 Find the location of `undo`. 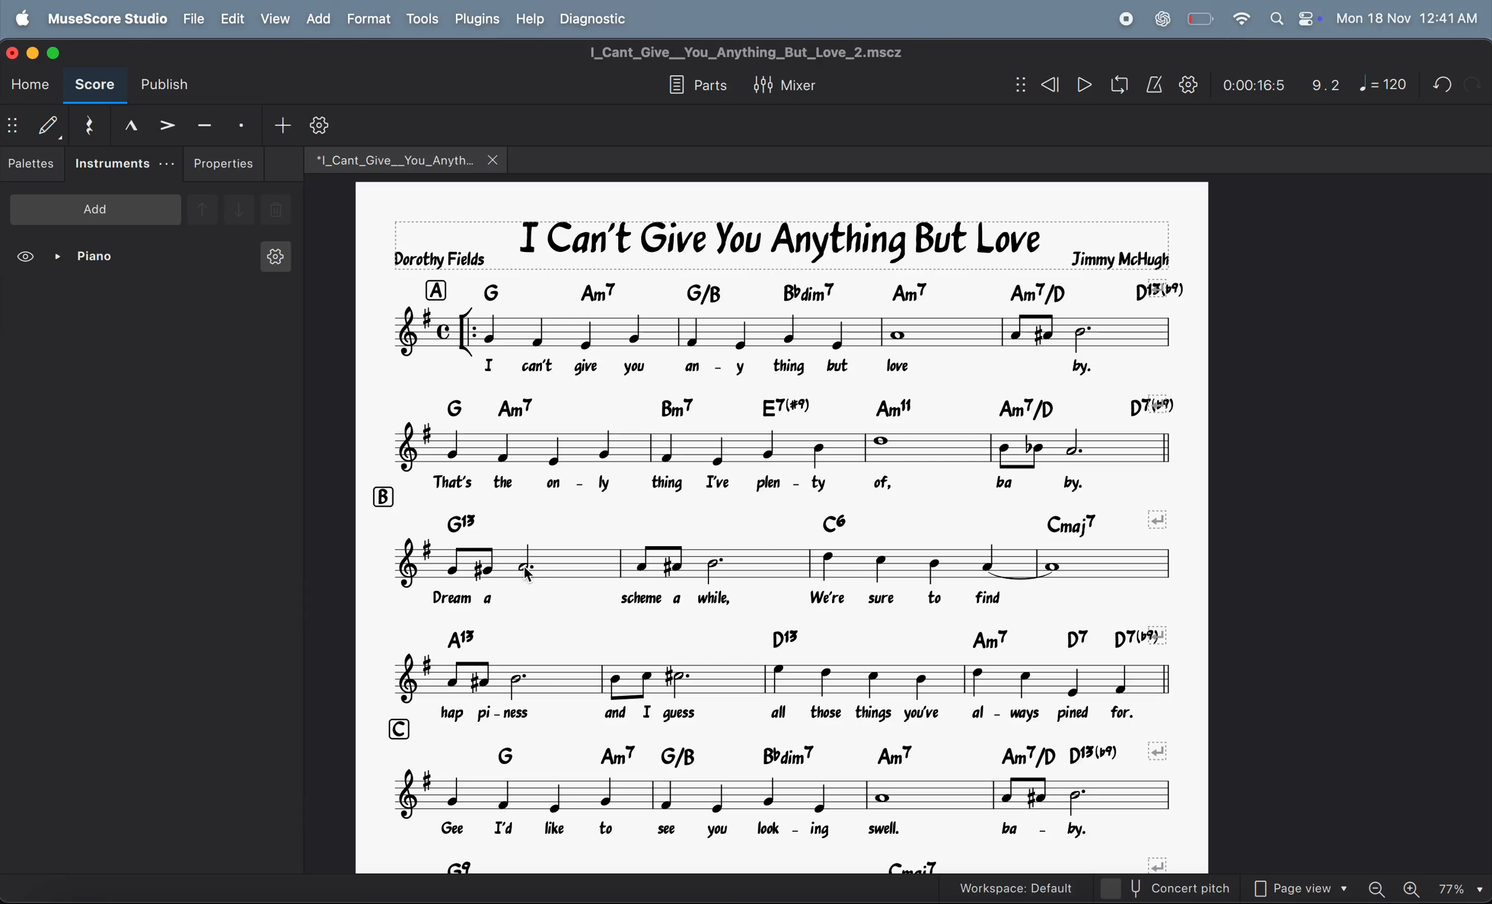

undo is located at coordinates (1440, 84).